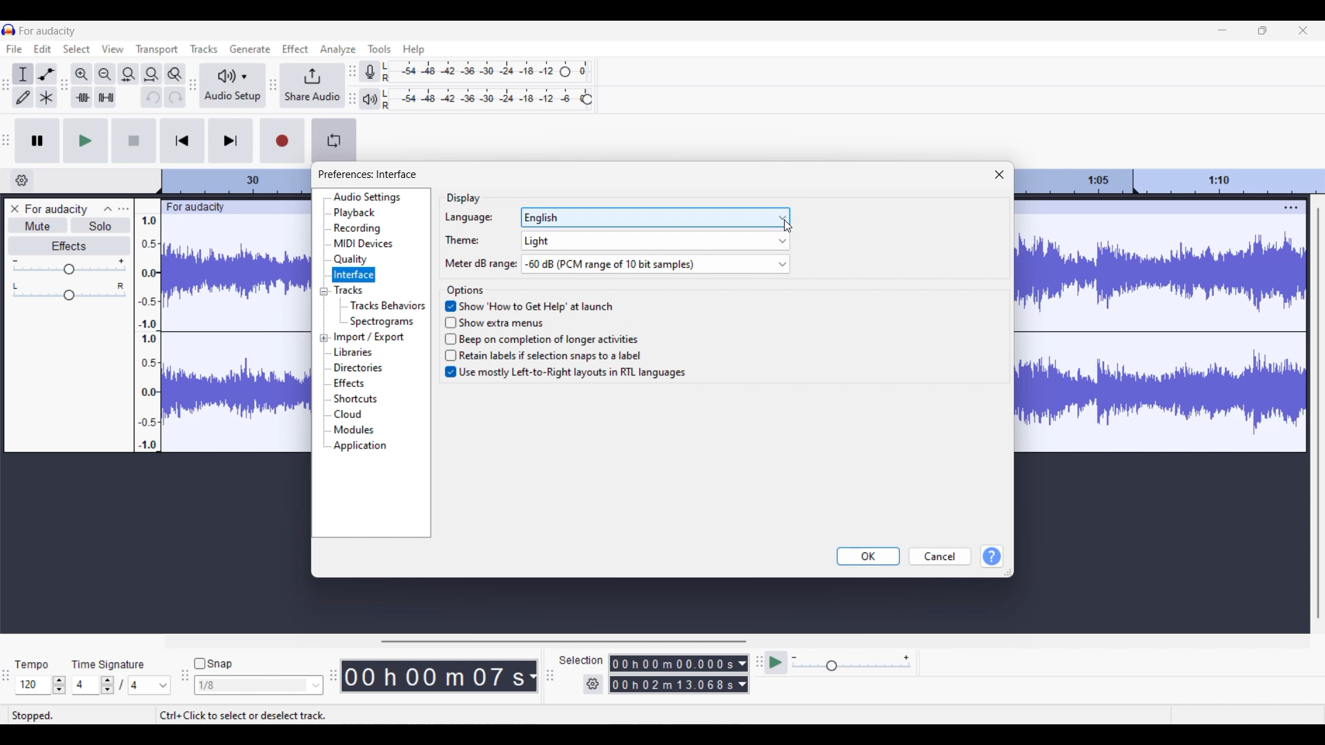 This screenshot has width=1325, height=745. What do you see at coordinates (101, 226) in the screenshot?
I see `Solo` at bounding box center [101, 226].